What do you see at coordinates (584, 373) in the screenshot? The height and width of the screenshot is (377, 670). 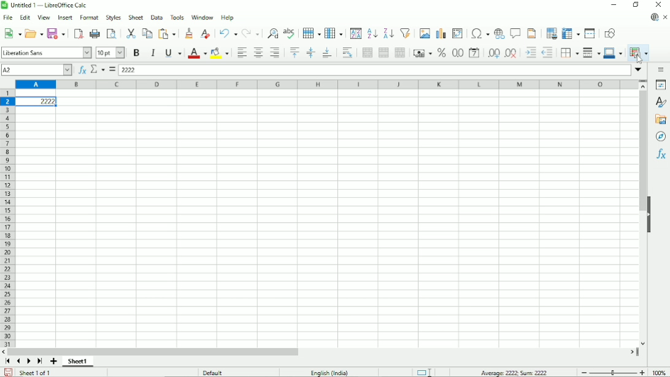 I see `zoom out` at bounding box center [584, 373].